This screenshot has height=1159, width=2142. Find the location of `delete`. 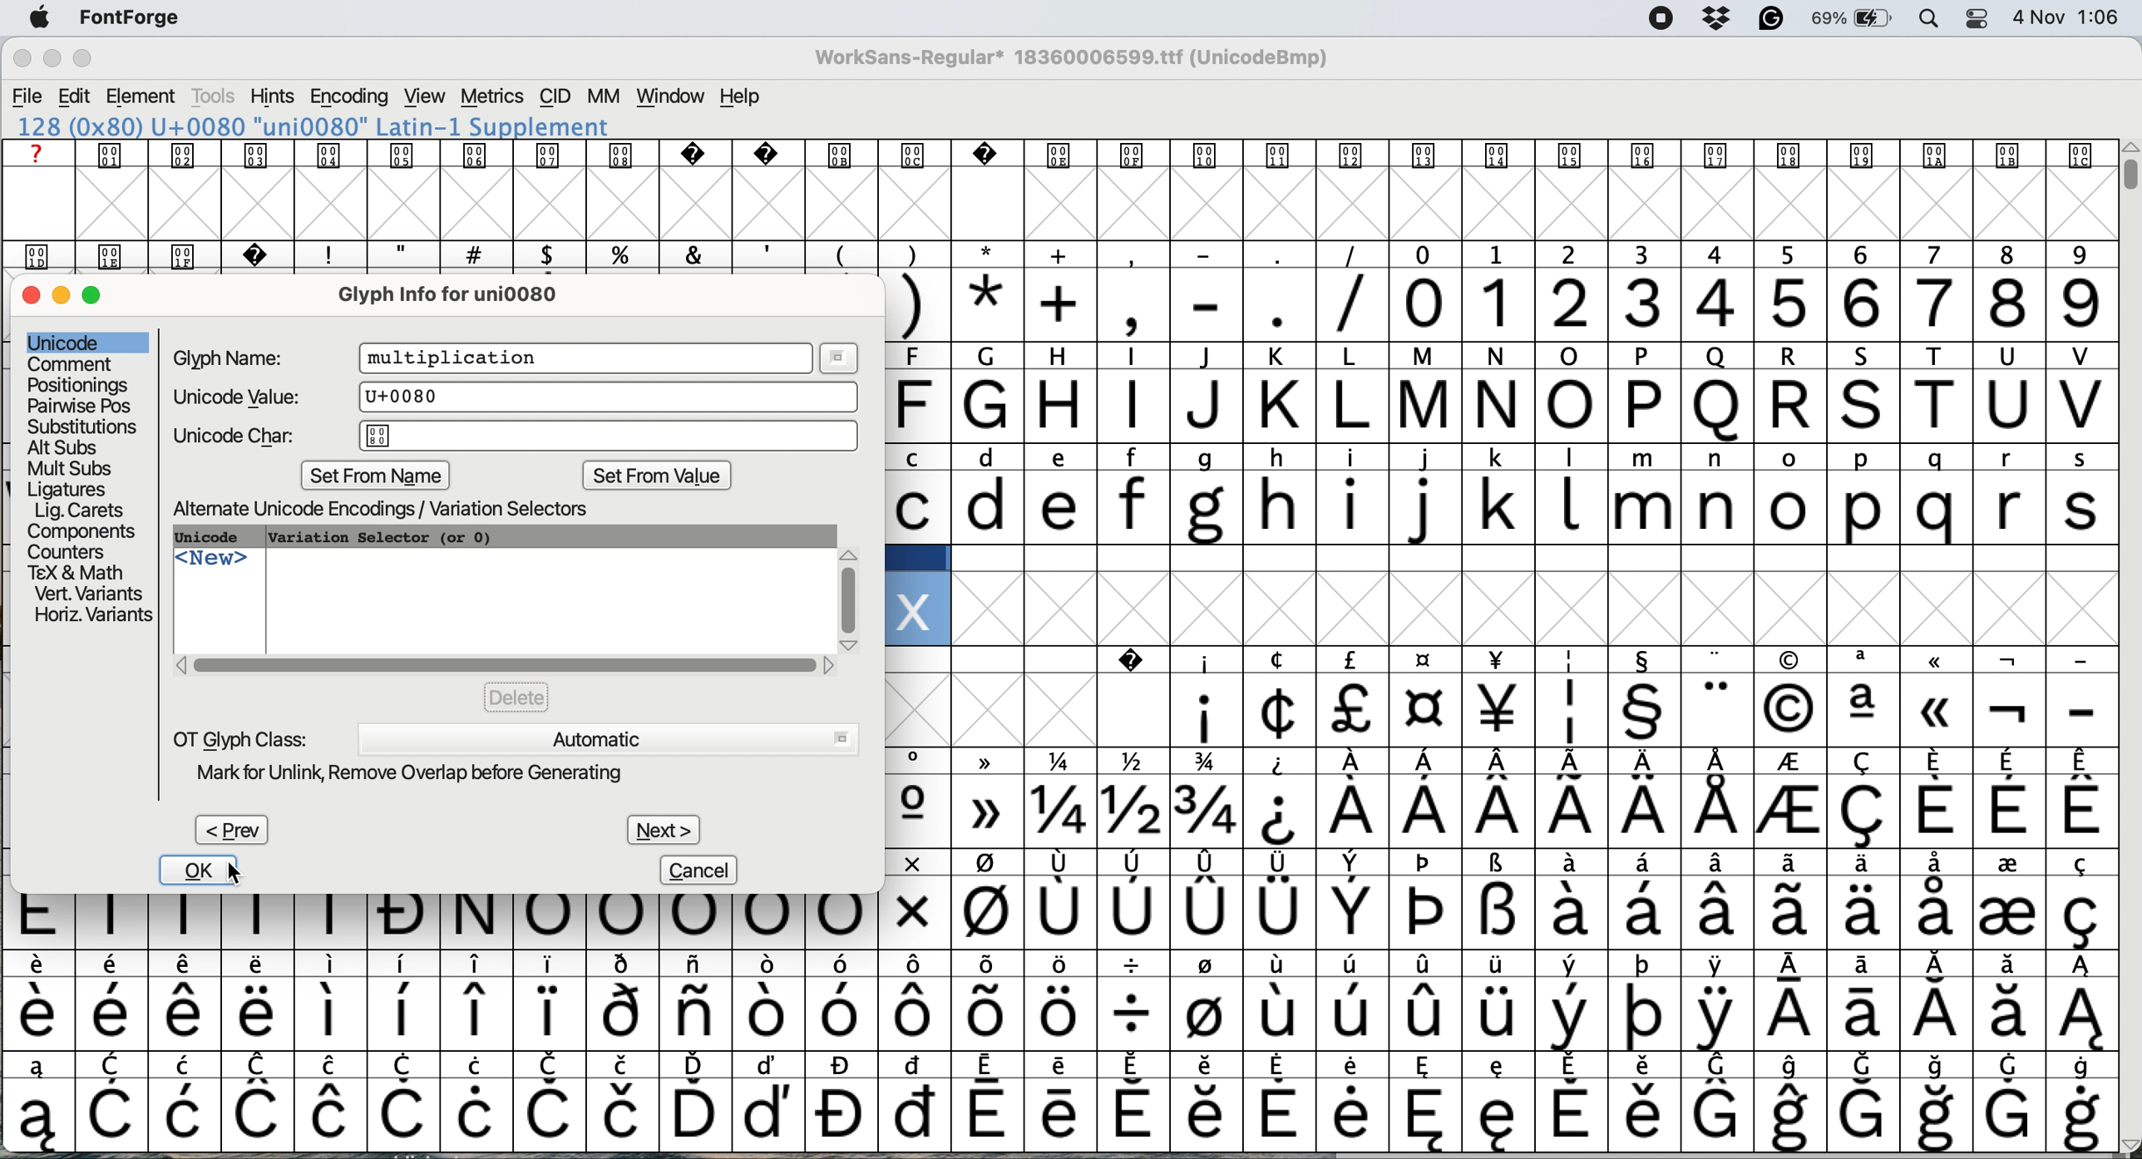

delete is located at coordinates (516, 696).